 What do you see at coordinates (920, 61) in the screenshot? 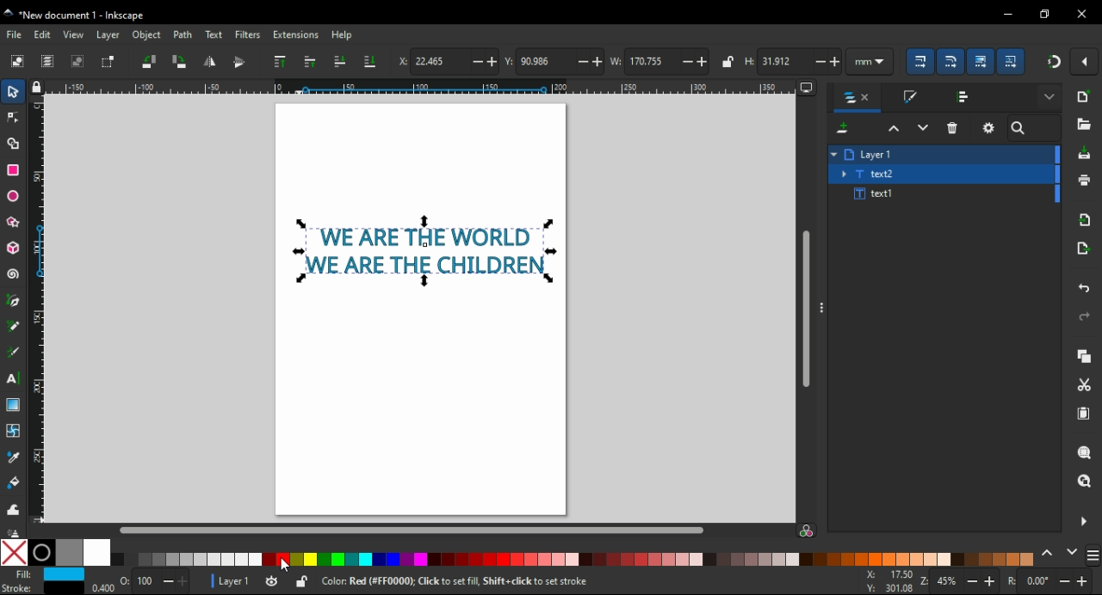
I see `scale stroke with object` at bounding box center [920, 61].